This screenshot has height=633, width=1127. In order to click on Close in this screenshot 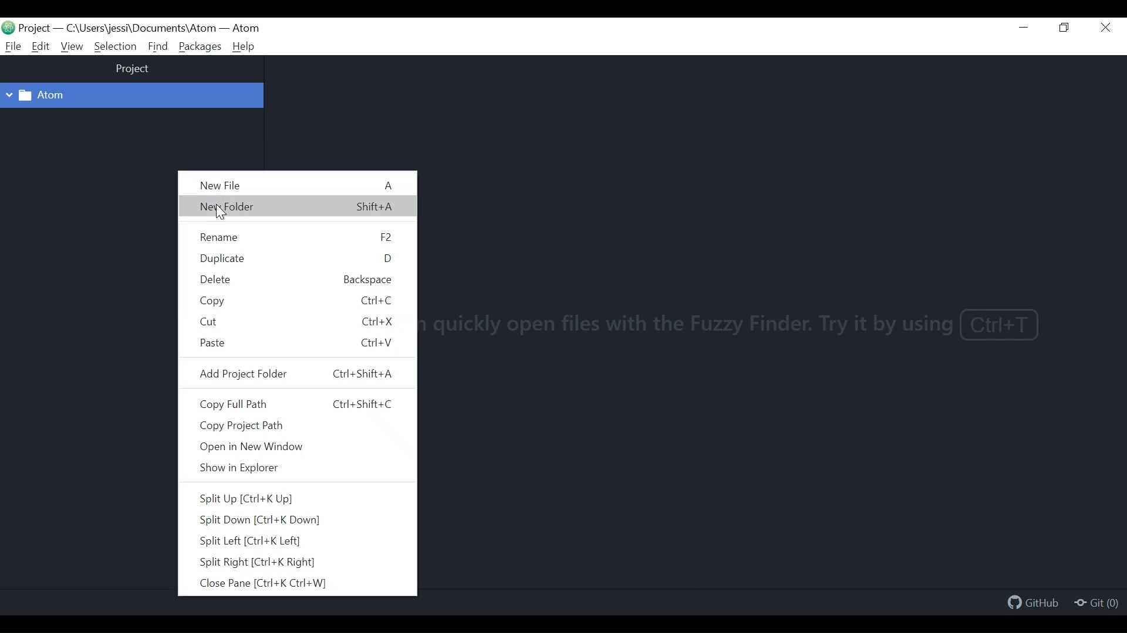, I will do `click(1106, 28)`.